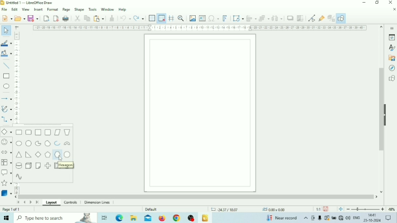  What do you see at coordinates (191, 218) in the screenshot?
I see `OBS Studio` at bounding box center [191, 218].